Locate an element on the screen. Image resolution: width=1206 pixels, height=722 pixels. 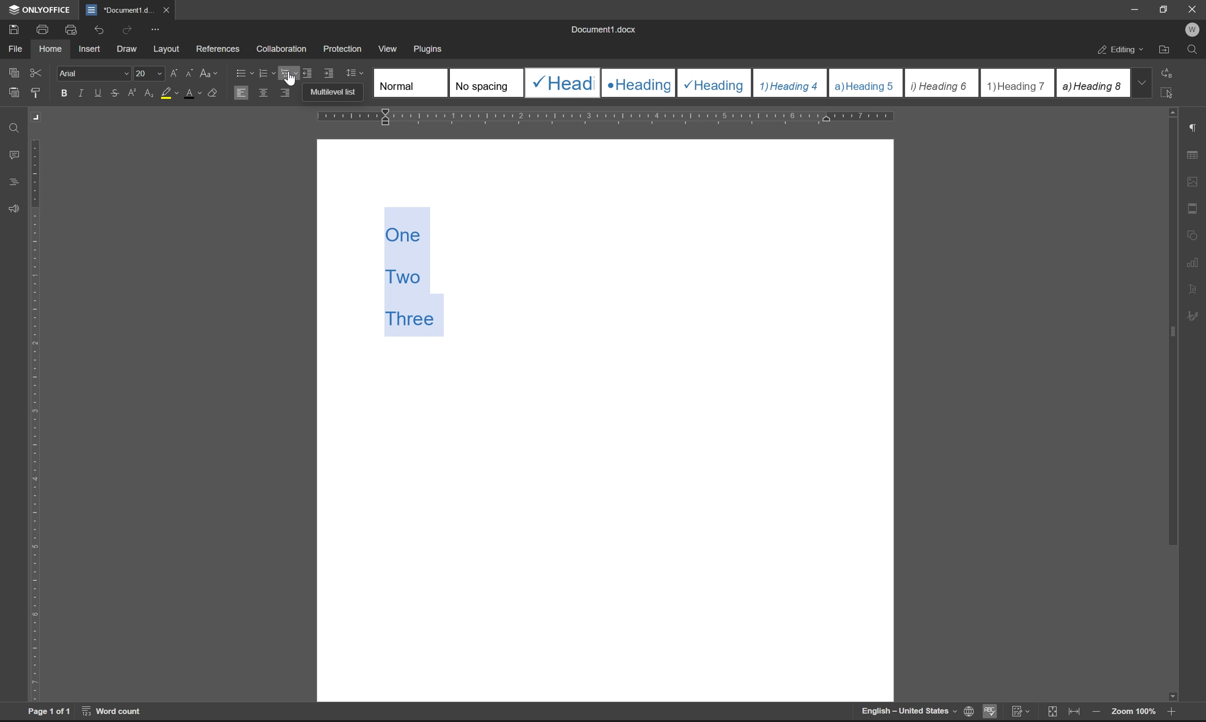
Heading 7 is located at coordinates (1018, 83).